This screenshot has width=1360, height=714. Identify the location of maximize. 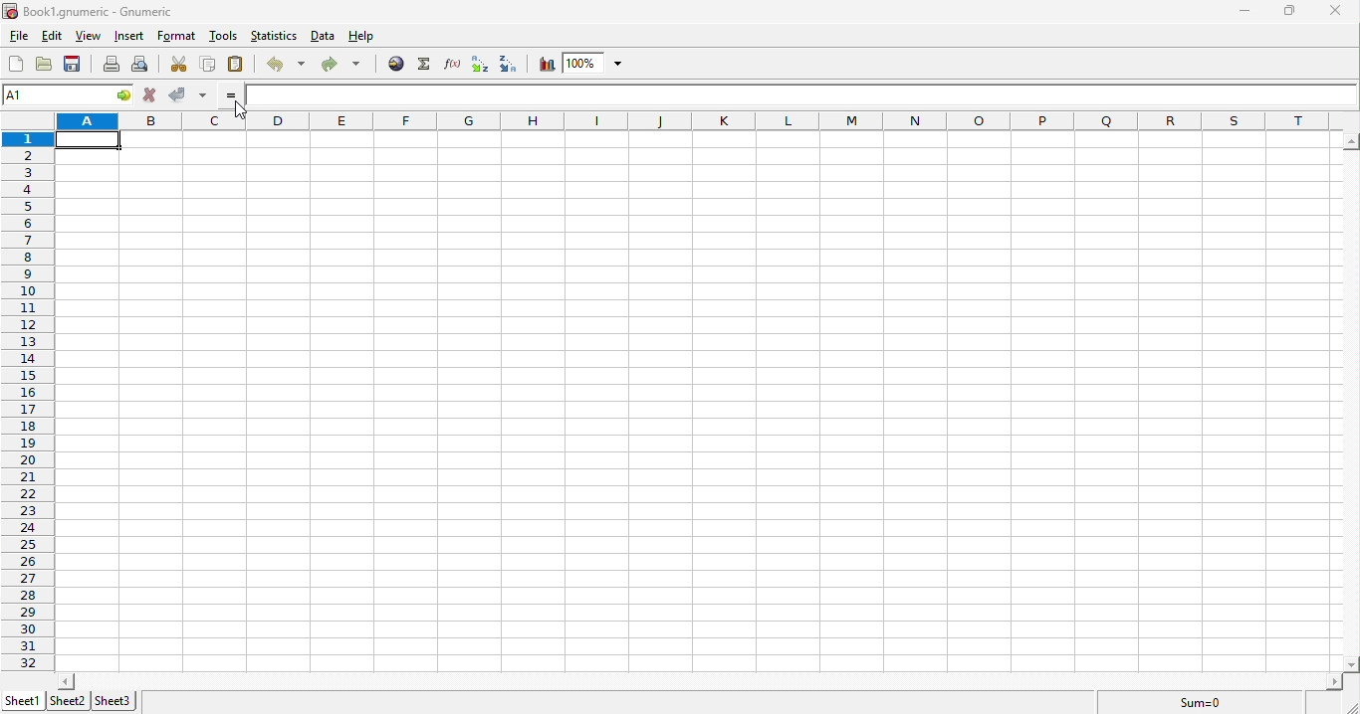
(1288, 11).